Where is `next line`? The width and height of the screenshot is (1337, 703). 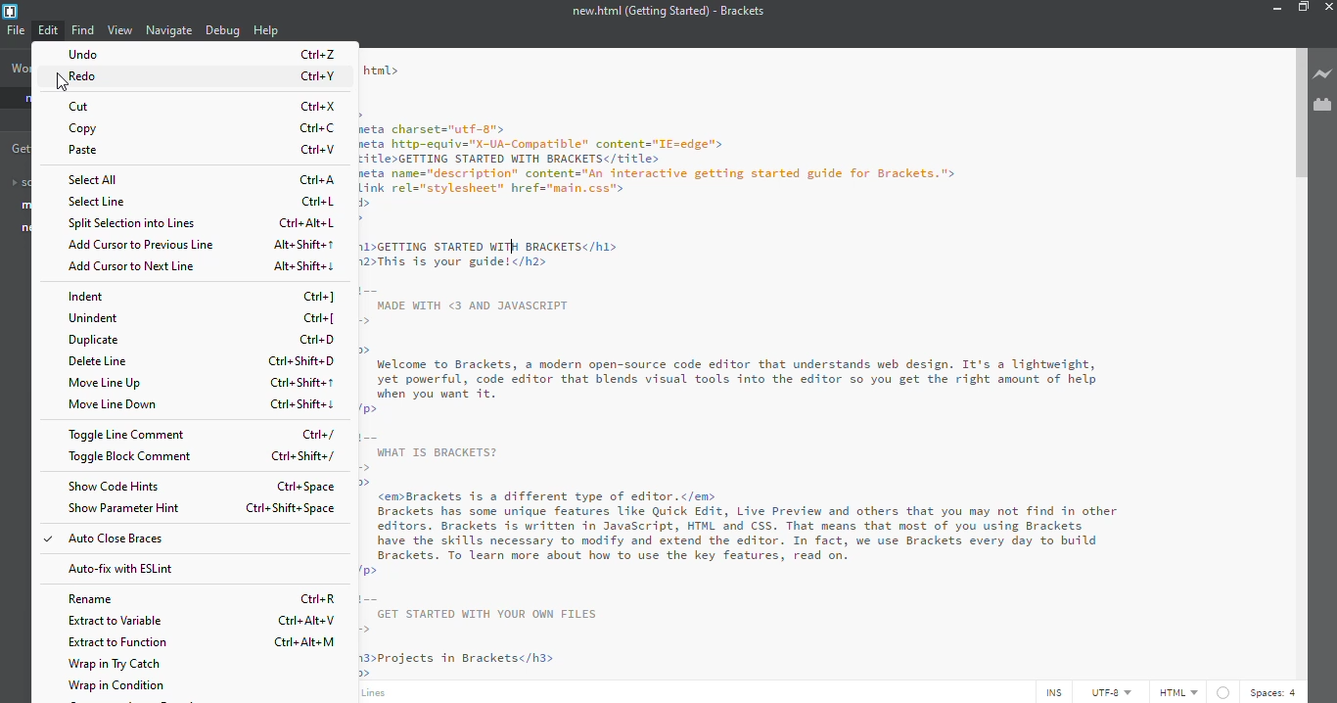
next line is located at coordinates (132, 266).